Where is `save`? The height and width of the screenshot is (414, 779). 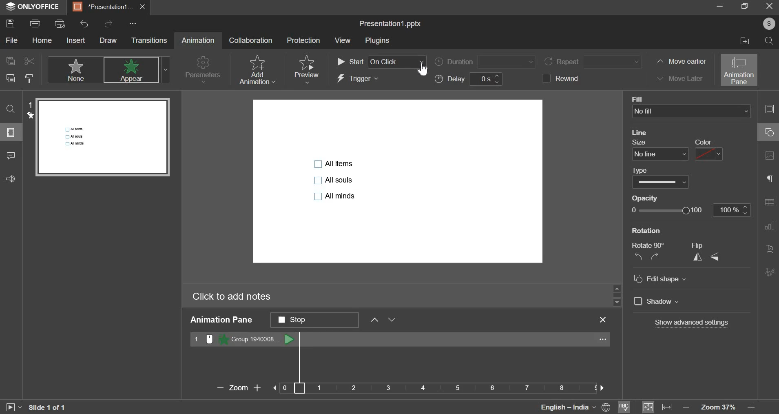
save is located at coordinates (10, 23).